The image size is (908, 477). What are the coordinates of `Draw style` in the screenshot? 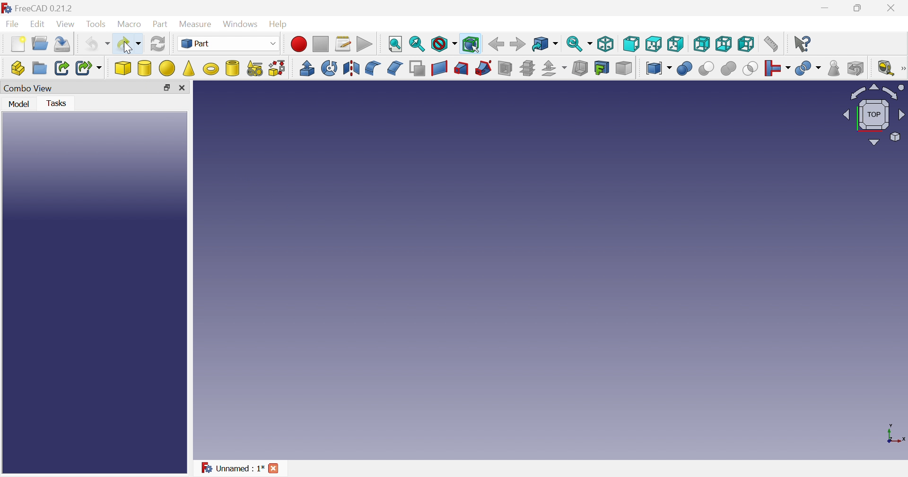 It's located at (444, 45).